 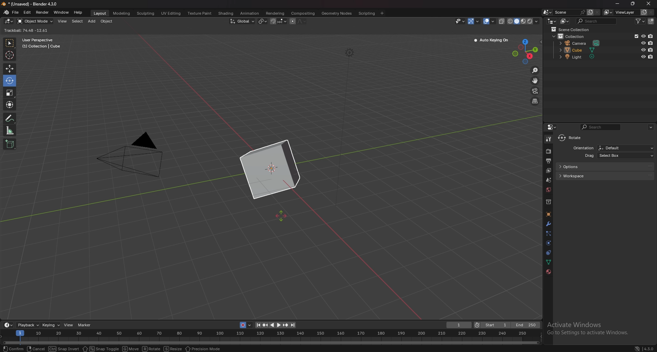 What do you see at coordinates (10, 43) in the screenshot?
I see `selector` at bounding box center [10, 43].